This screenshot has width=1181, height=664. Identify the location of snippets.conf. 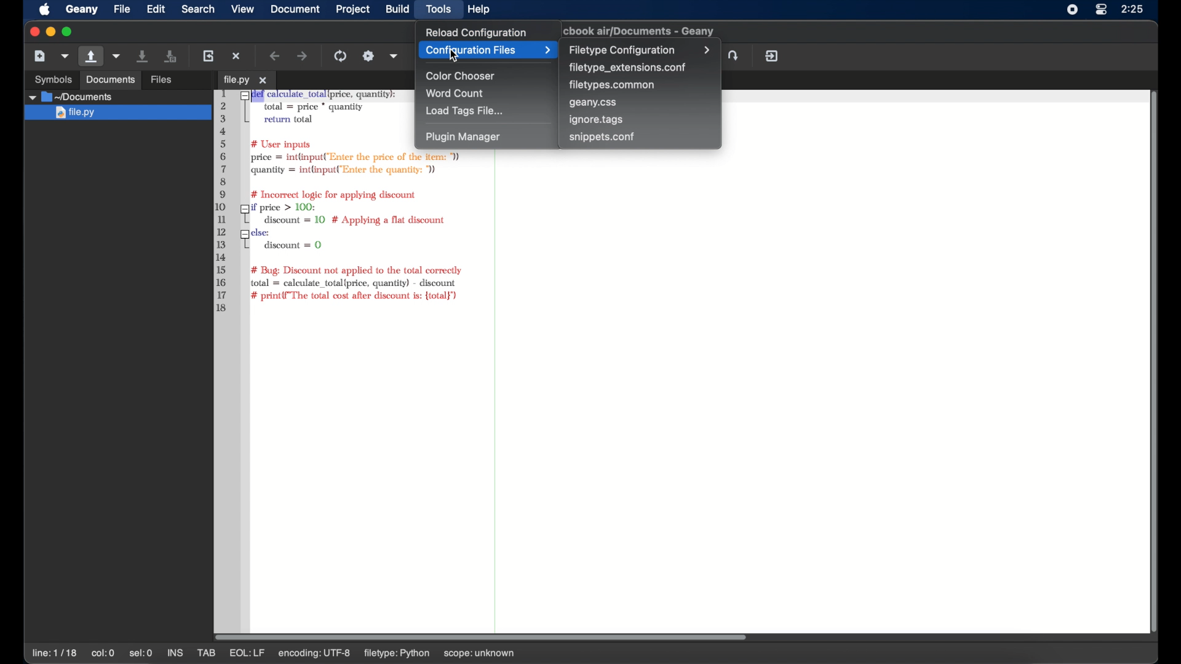
(602, 136).